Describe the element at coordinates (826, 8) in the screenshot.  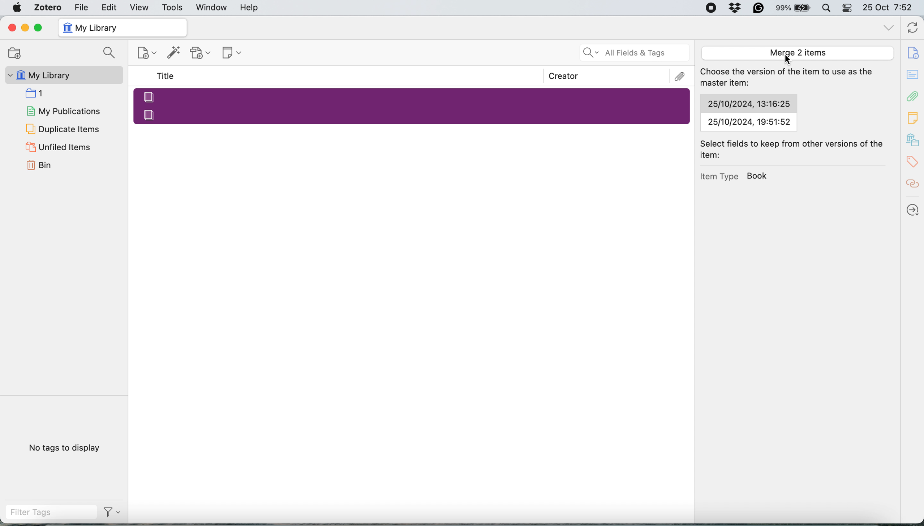
I see `Spotlight Search` at that location.